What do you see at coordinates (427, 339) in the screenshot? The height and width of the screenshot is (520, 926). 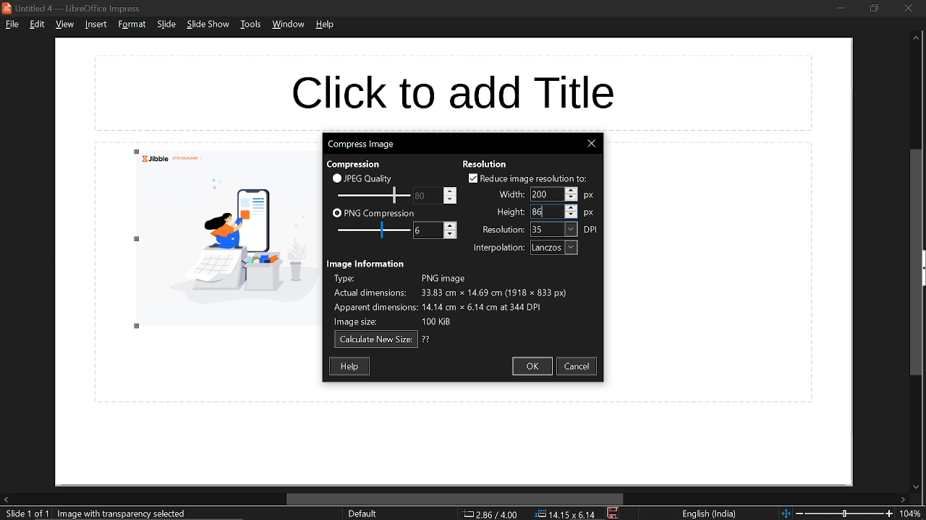 I see `question mark` at bounding box center [427, 339].